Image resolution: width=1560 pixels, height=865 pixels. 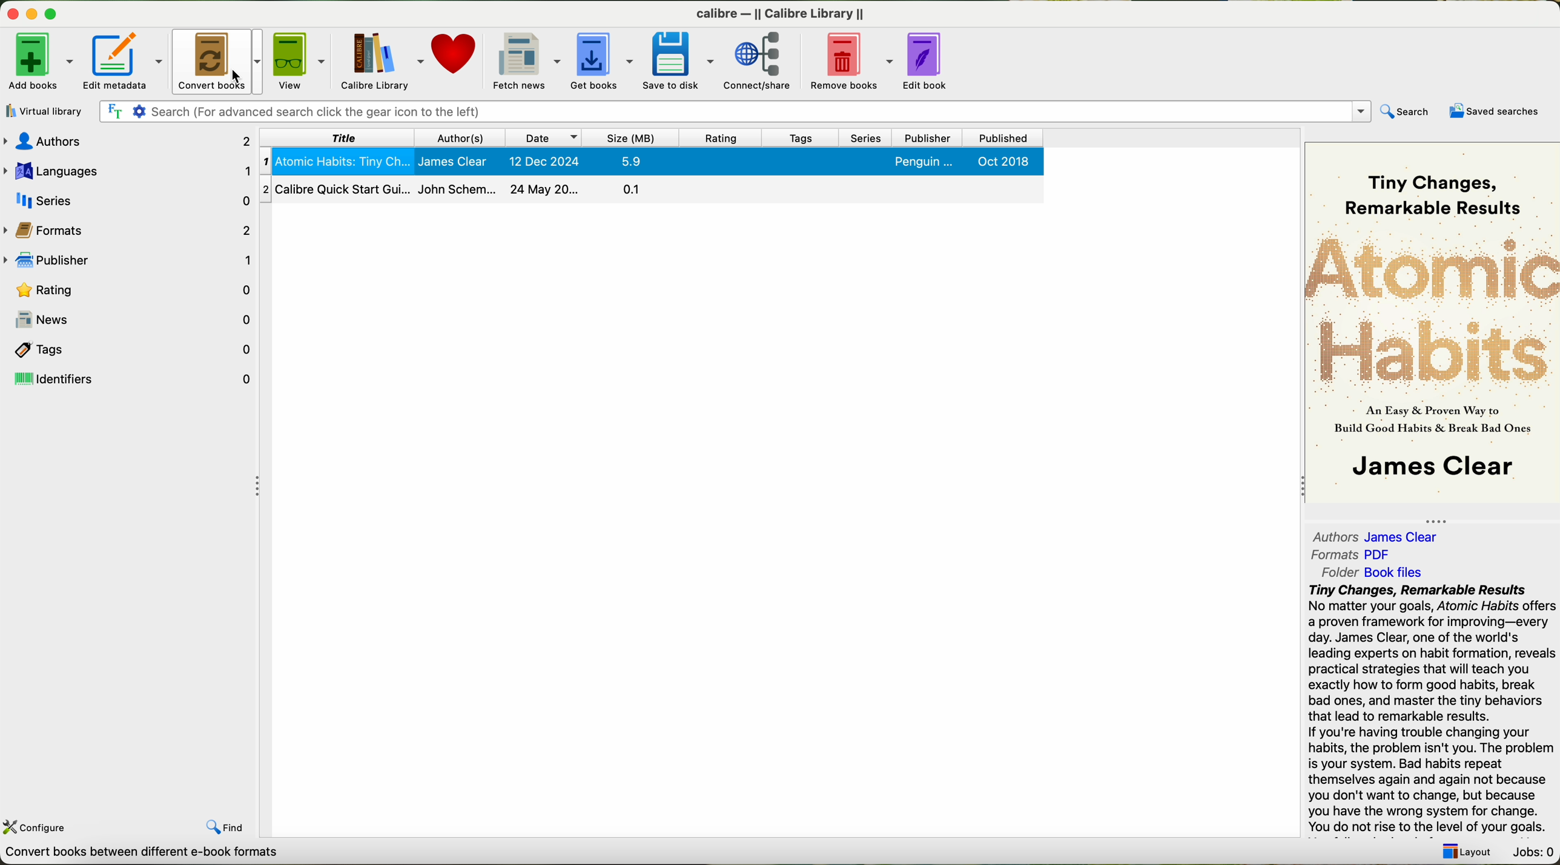 I want to click on date, so click(x=542, y=137).